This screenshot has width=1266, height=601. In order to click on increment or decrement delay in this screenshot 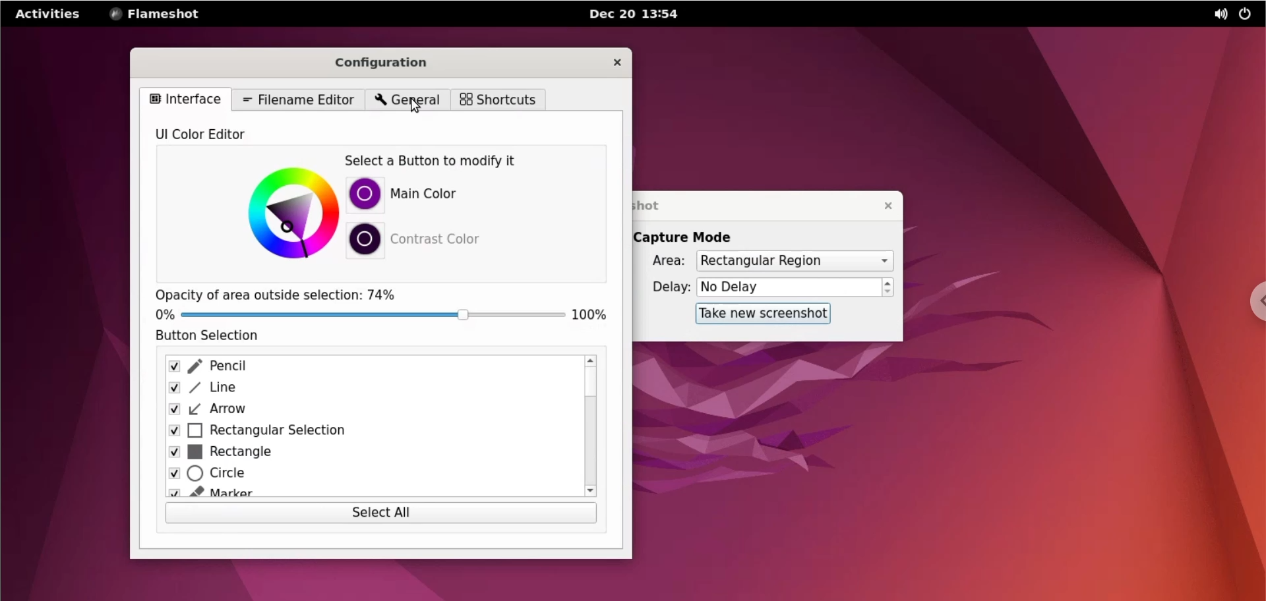, I will do `click(889, 287)`.